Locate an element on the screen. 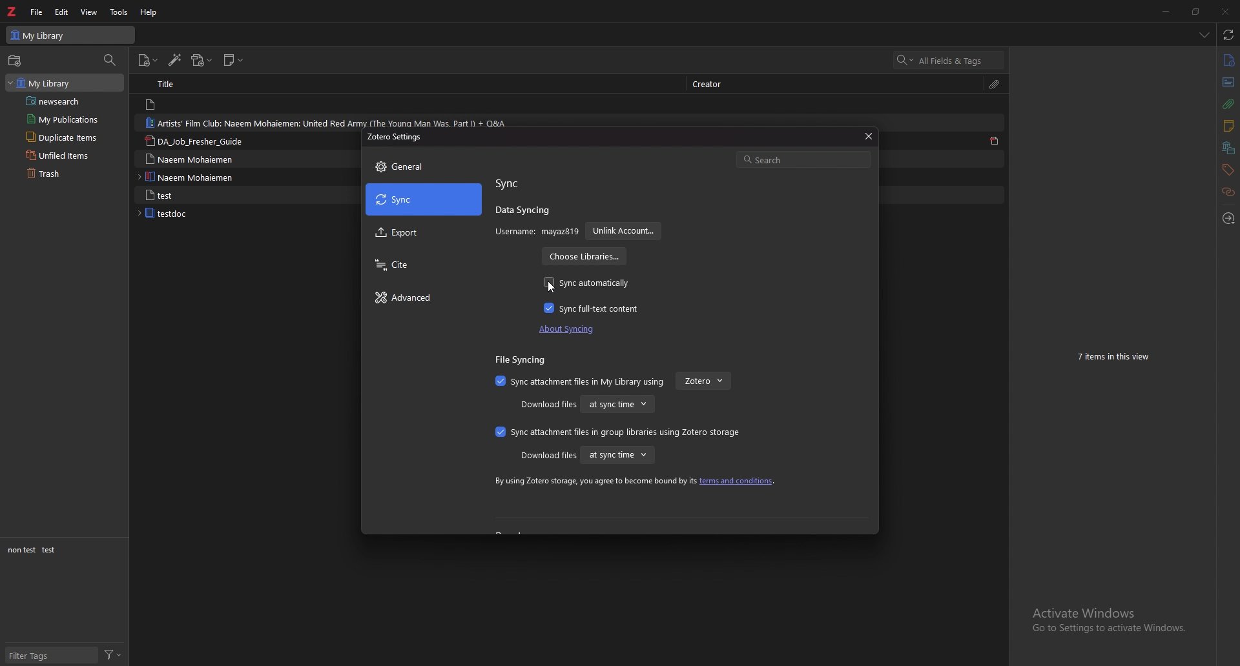 Image resolution: width=1240 pixels, height=666 pixels. attachment is located at coordinates (1228, 104).